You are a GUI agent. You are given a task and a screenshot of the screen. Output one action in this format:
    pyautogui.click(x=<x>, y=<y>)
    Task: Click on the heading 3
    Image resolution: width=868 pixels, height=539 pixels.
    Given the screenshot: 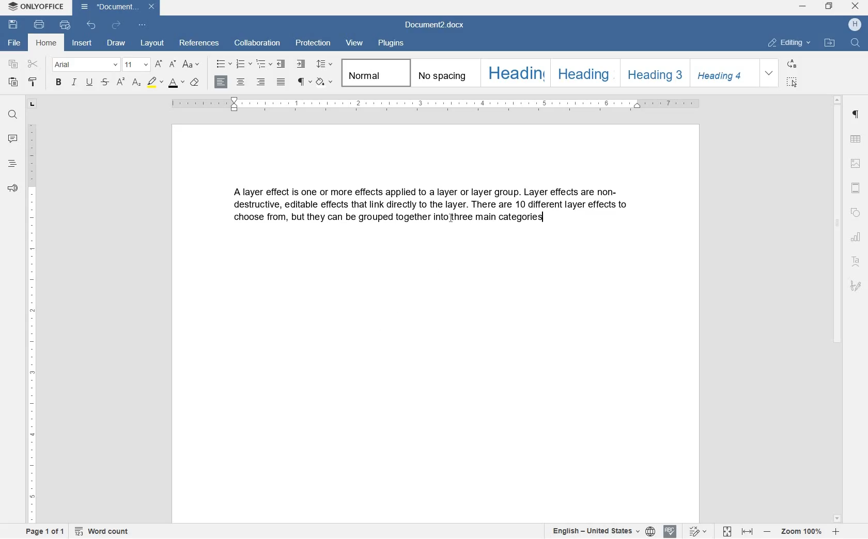 What is the action you would take?
    pyautogui.click(x=652, y=72)
    